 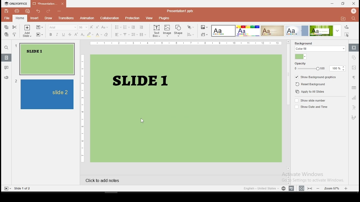 I want to click on copy, so click(x=6, y=27).